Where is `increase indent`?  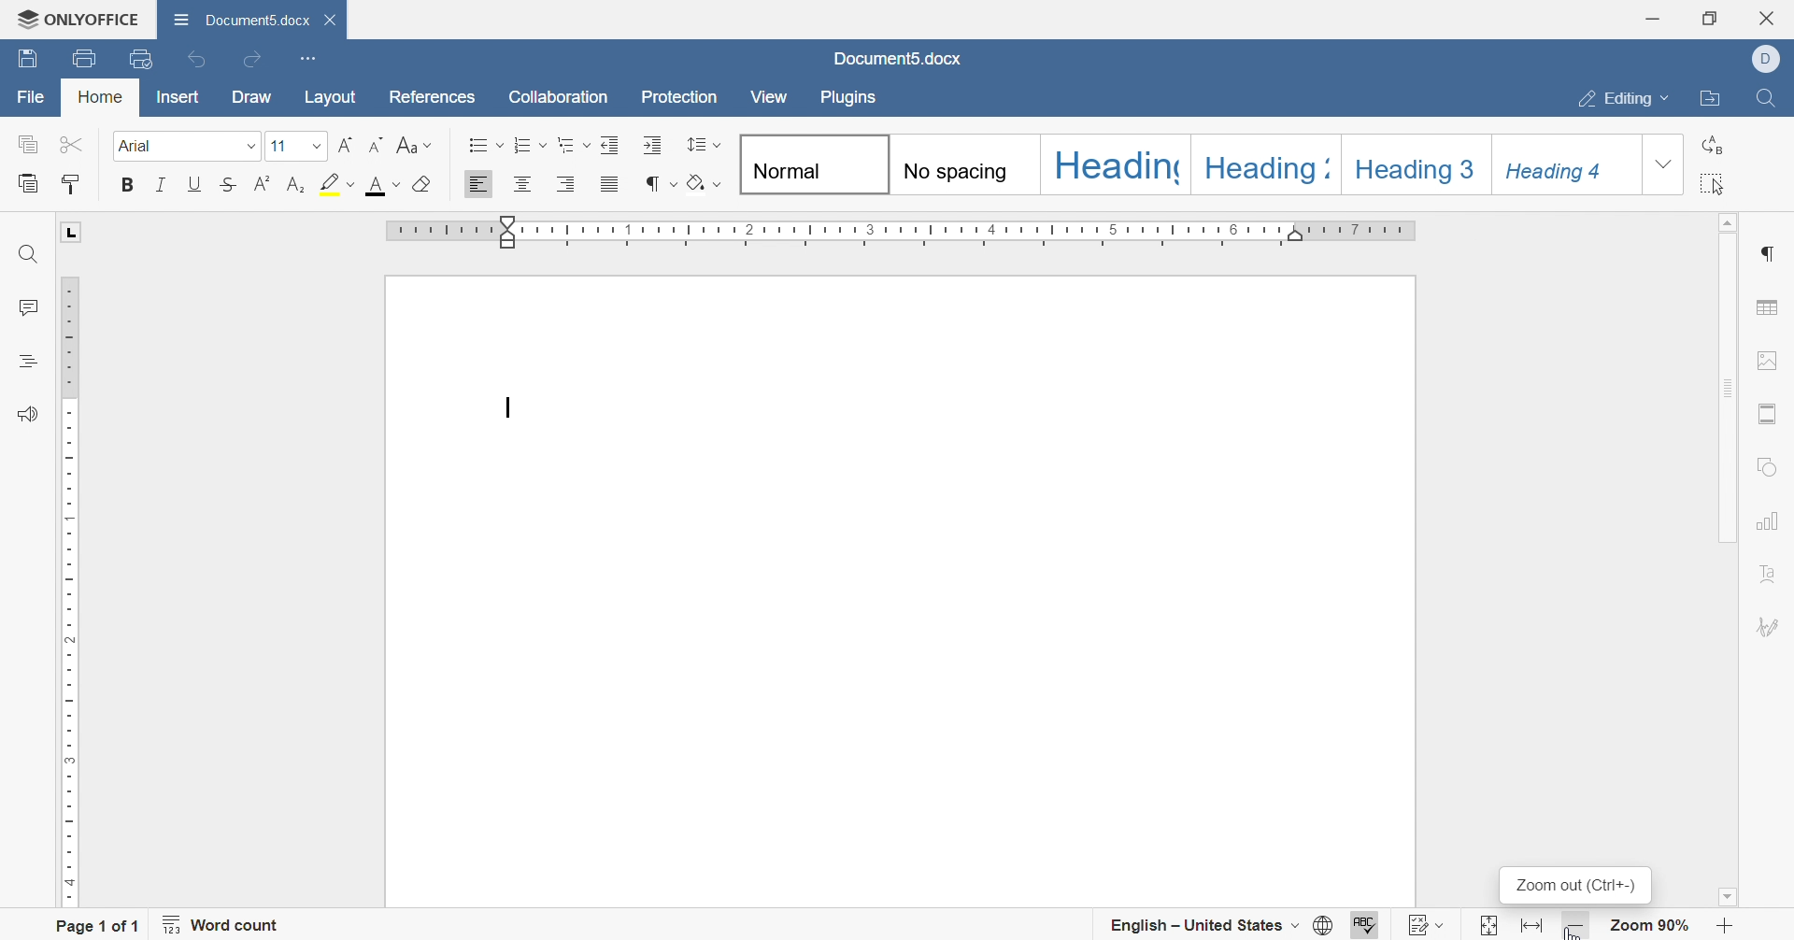 increase indent is located at coordinates (651, 144).